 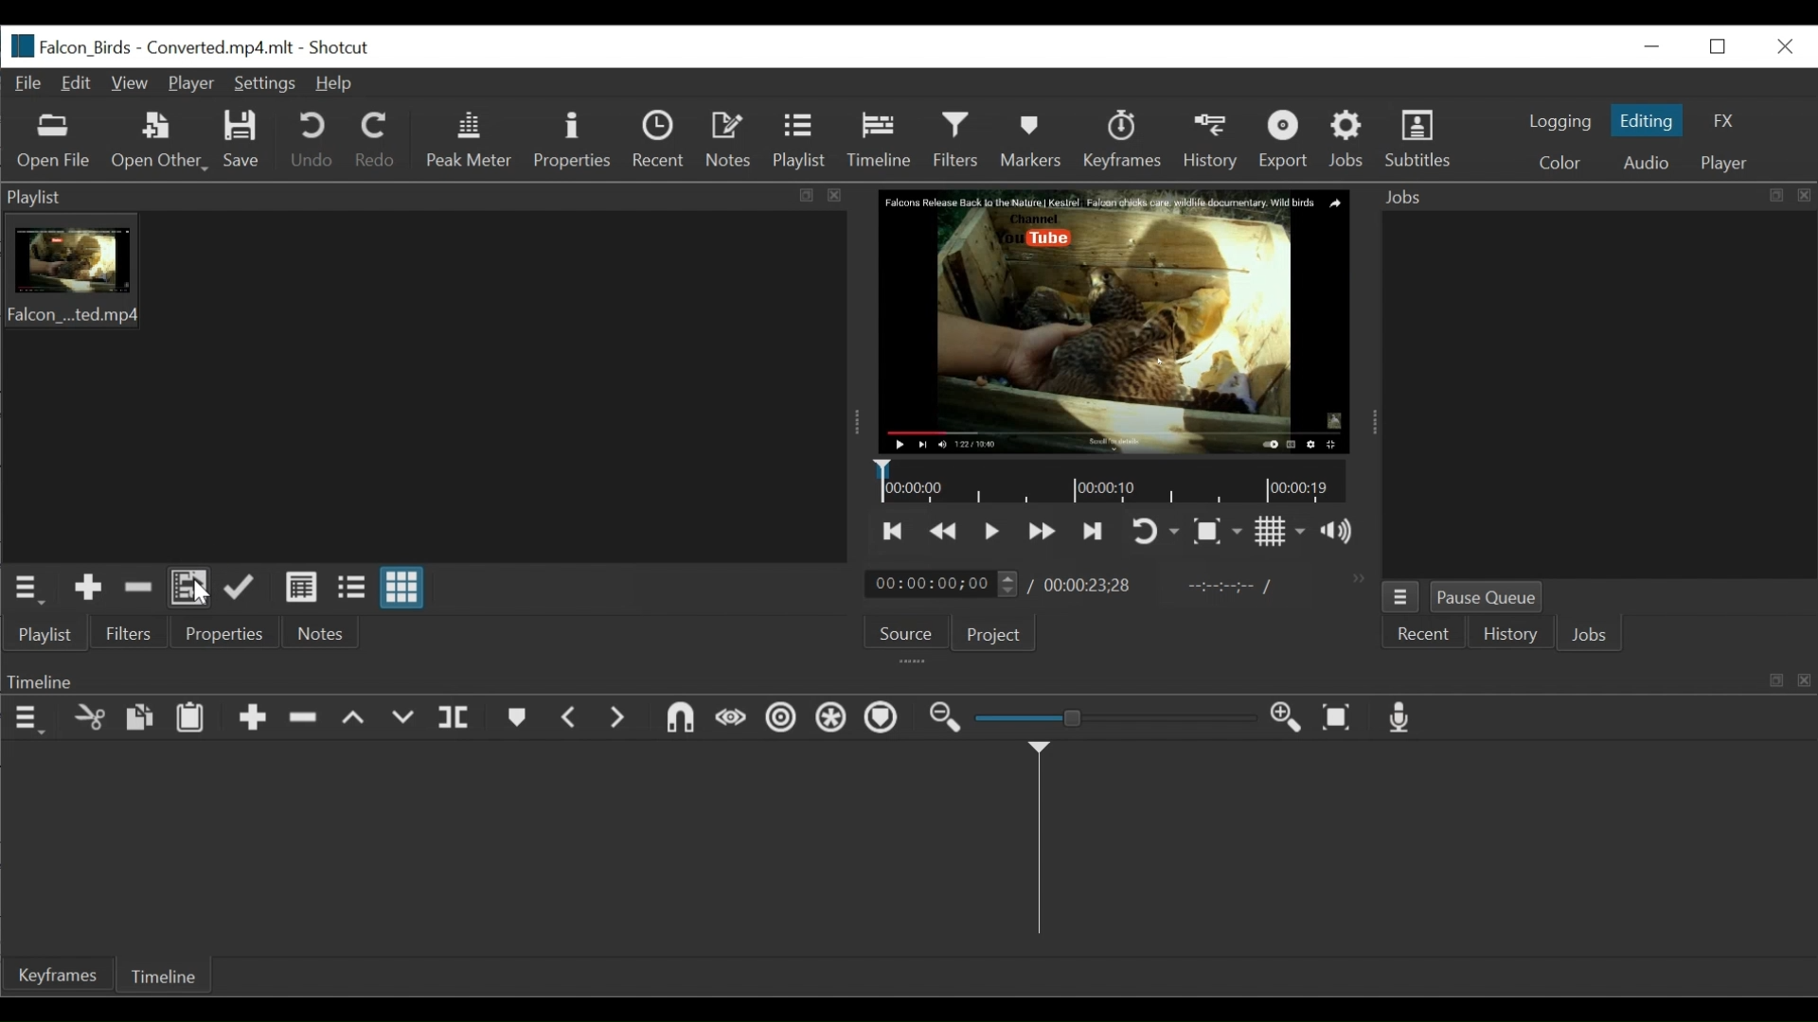 I want to click on Add the Source to the playlist, so click(x=88, y=589).